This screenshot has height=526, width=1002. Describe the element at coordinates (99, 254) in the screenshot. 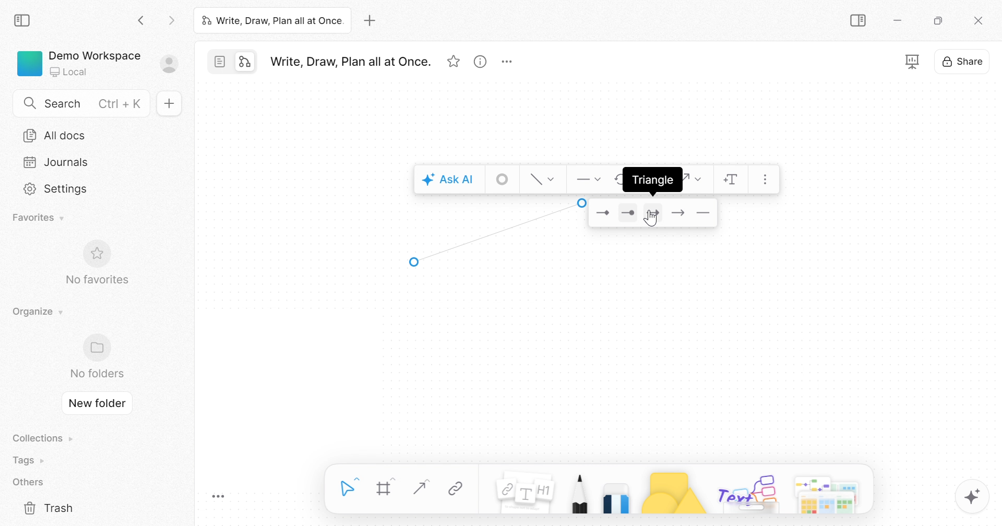

I see `Favorite icon` at that location.